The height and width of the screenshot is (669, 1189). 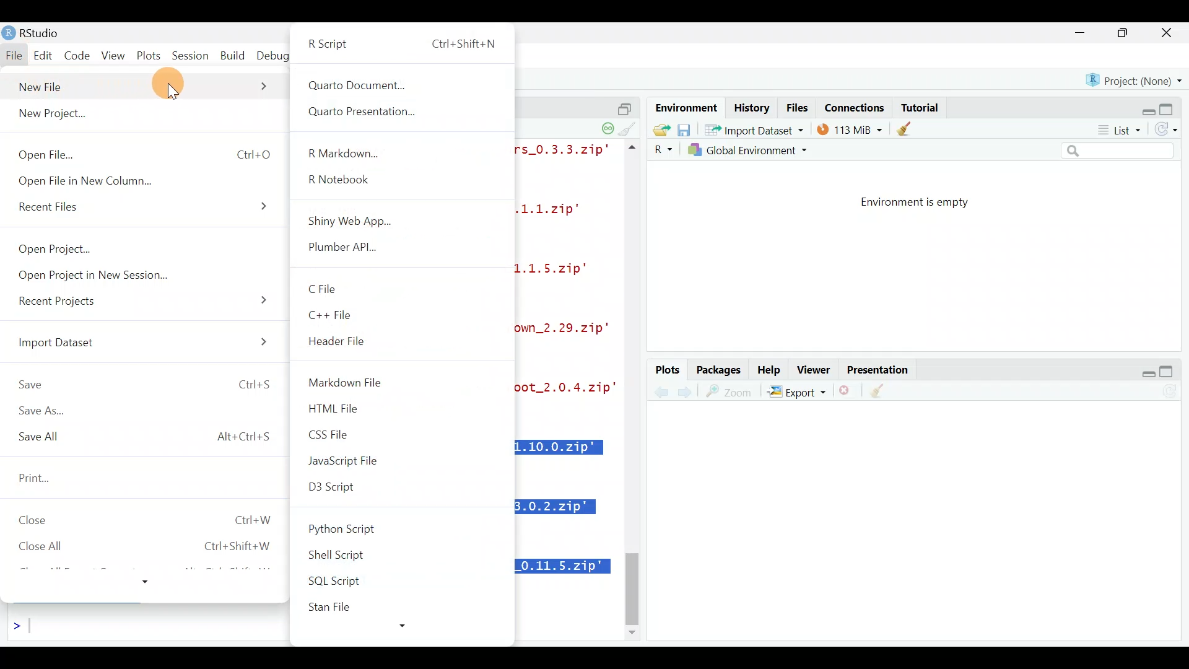 What do you see at coordinates (688, 391) in the screenshot?
I see `previous plot` at bounding box center [688, 391].